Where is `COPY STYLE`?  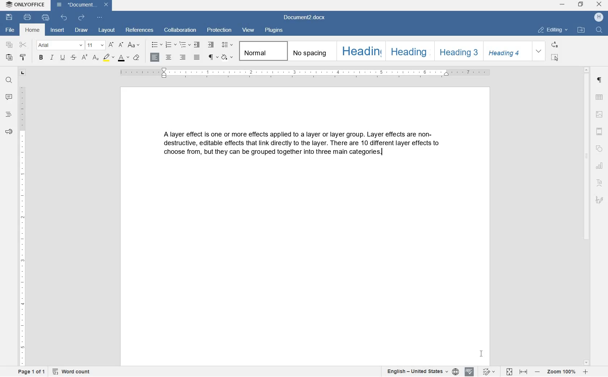 COPY STYLE is located at coordinates (23, 57).